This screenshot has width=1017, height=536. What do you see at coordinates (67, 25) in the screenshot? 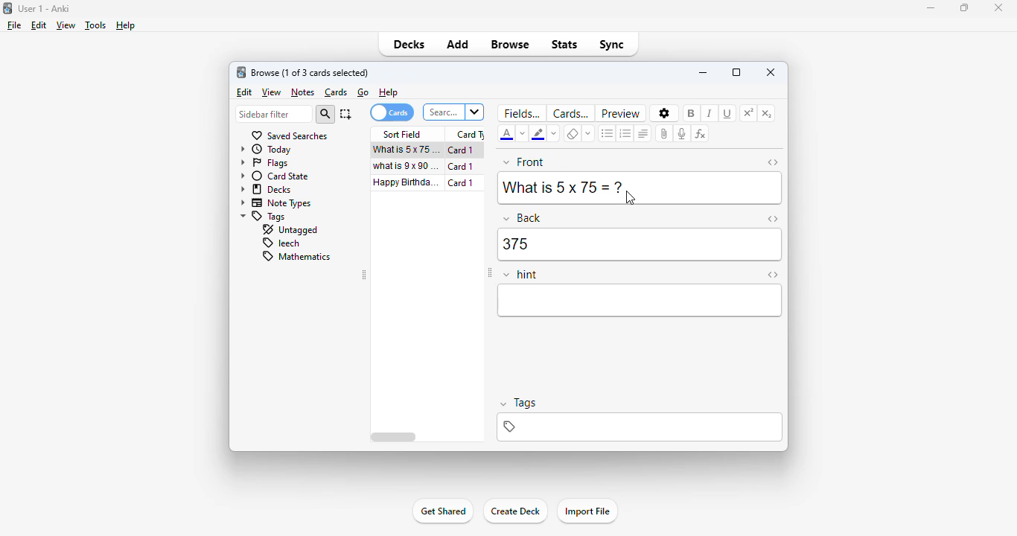
I see `view` at bounding box center [67, 25].